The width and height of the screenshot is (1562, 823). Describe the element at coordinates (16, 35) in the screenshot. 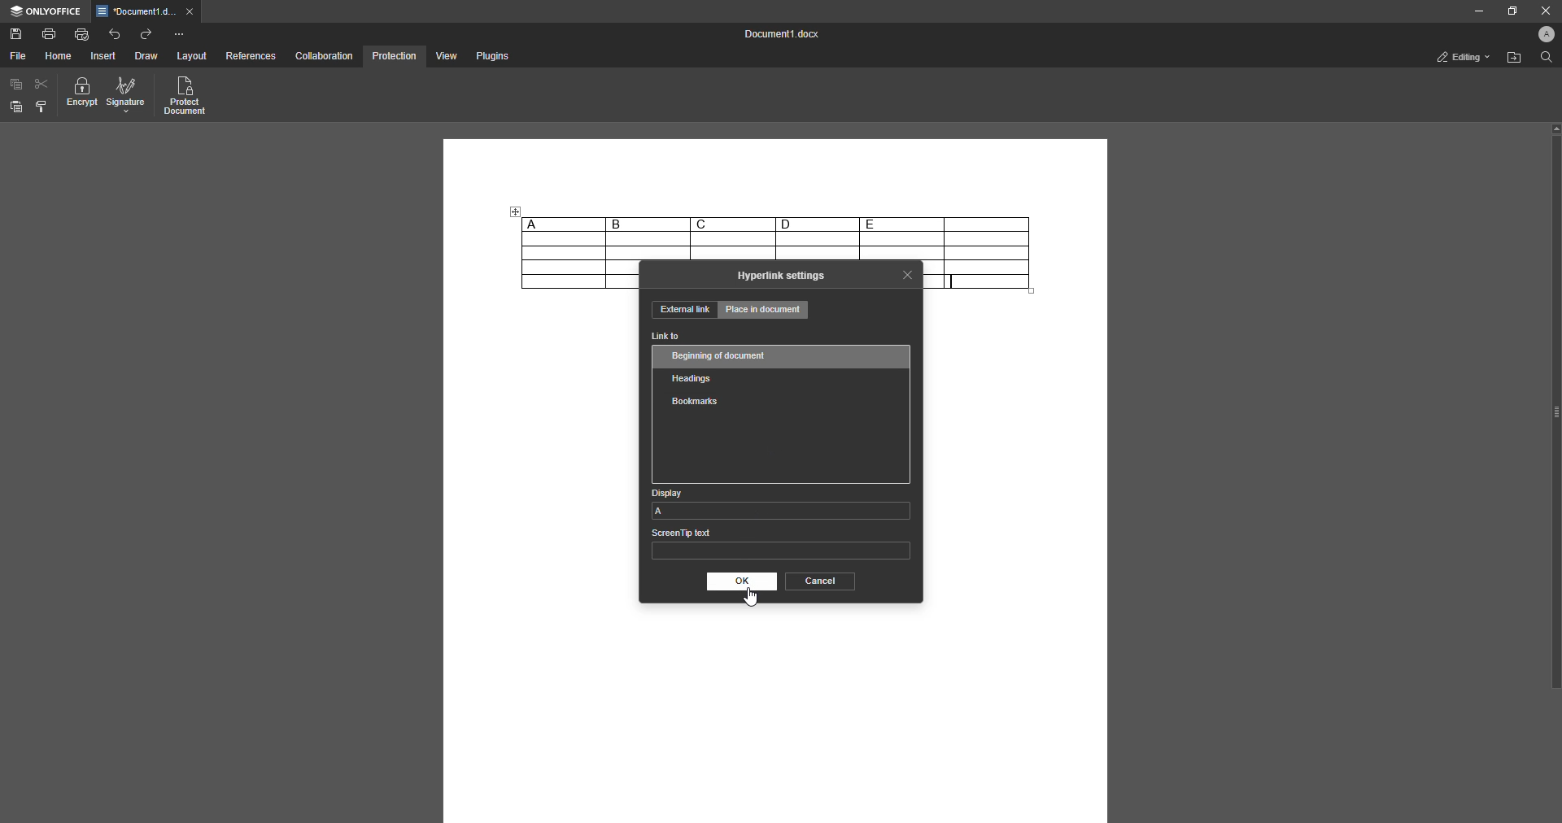

I see `Save` at that location.